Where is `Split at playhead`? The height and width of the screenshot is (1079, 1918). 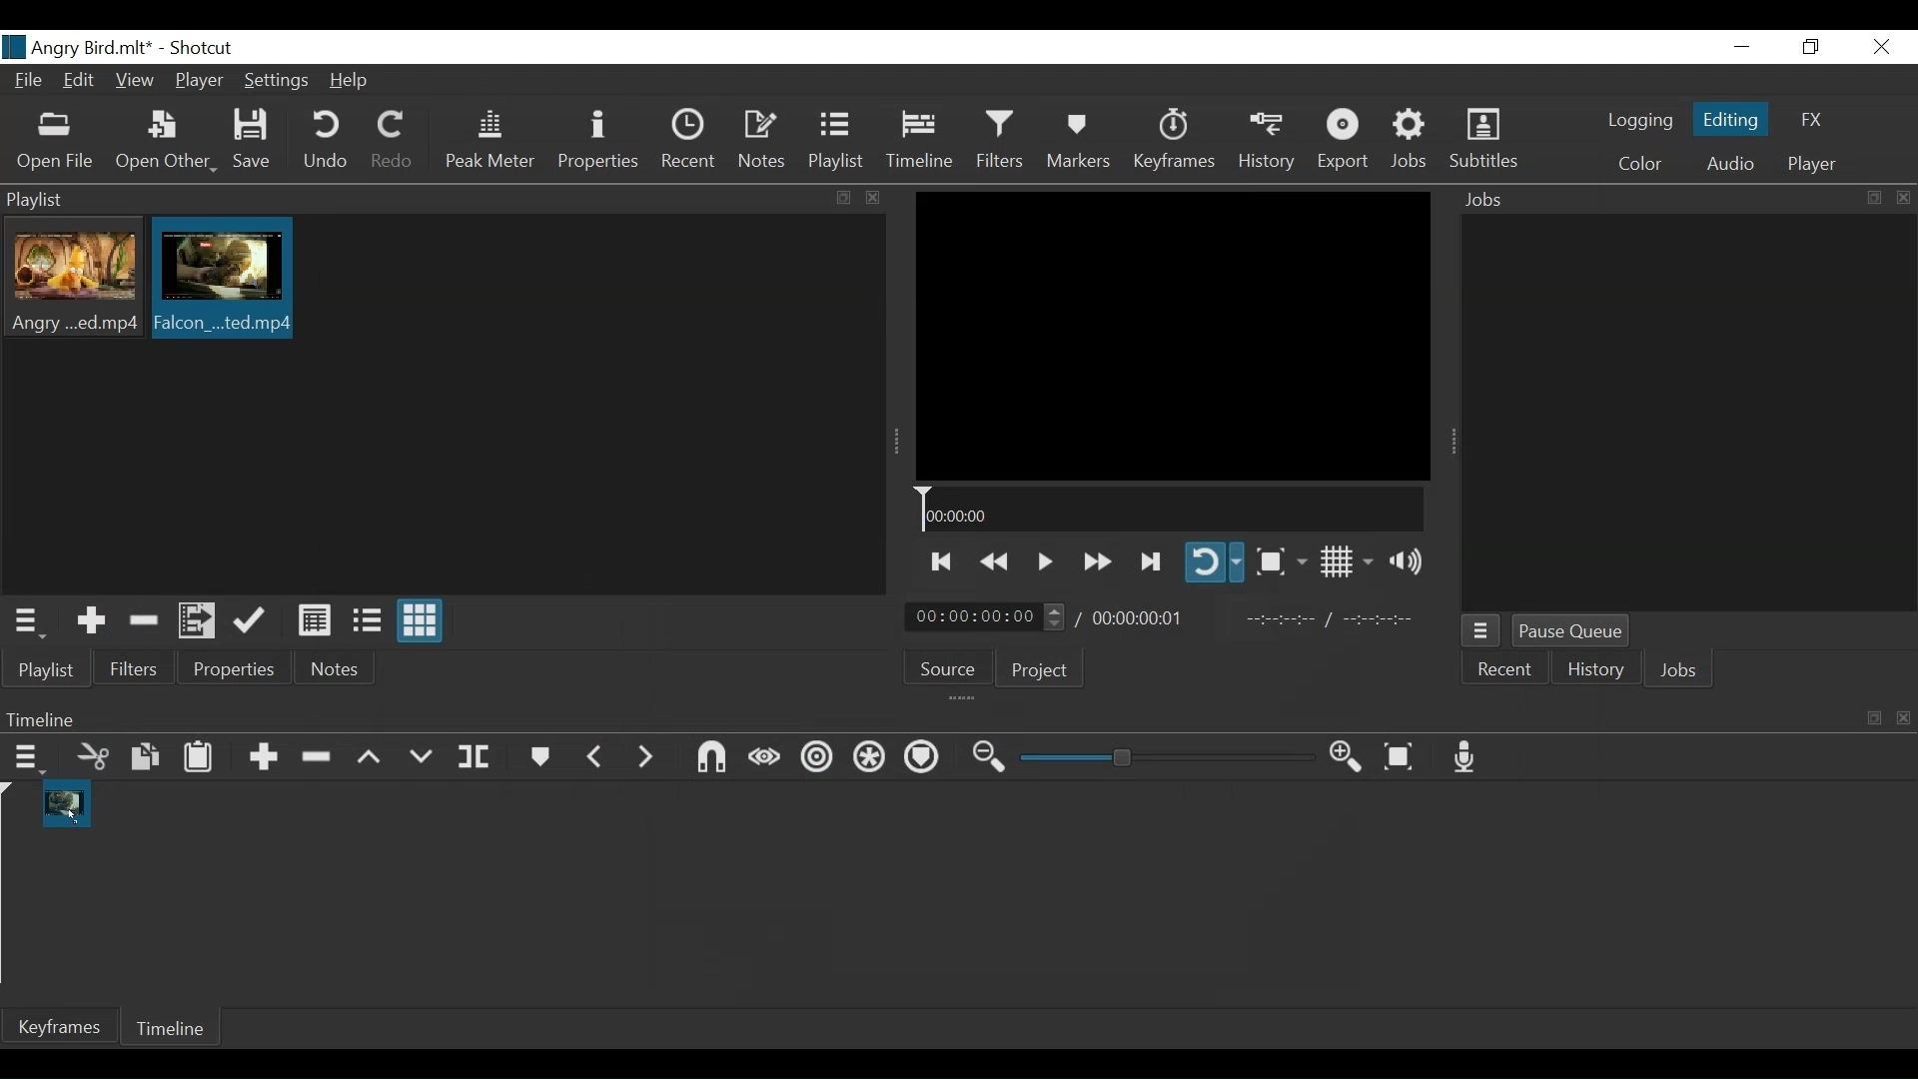 Split at playhead is located at coordinates (475, 757).